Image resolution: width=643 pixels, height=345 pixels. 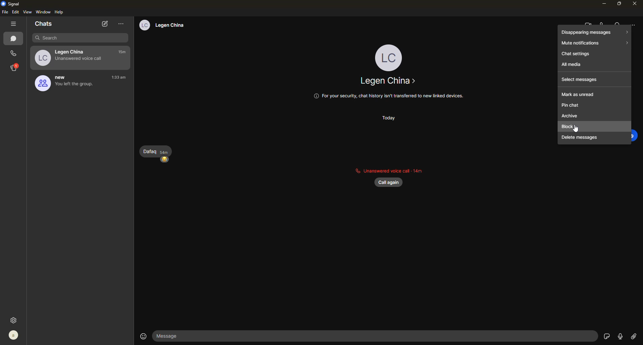 I want to click on today, so click(x=392, y=119).